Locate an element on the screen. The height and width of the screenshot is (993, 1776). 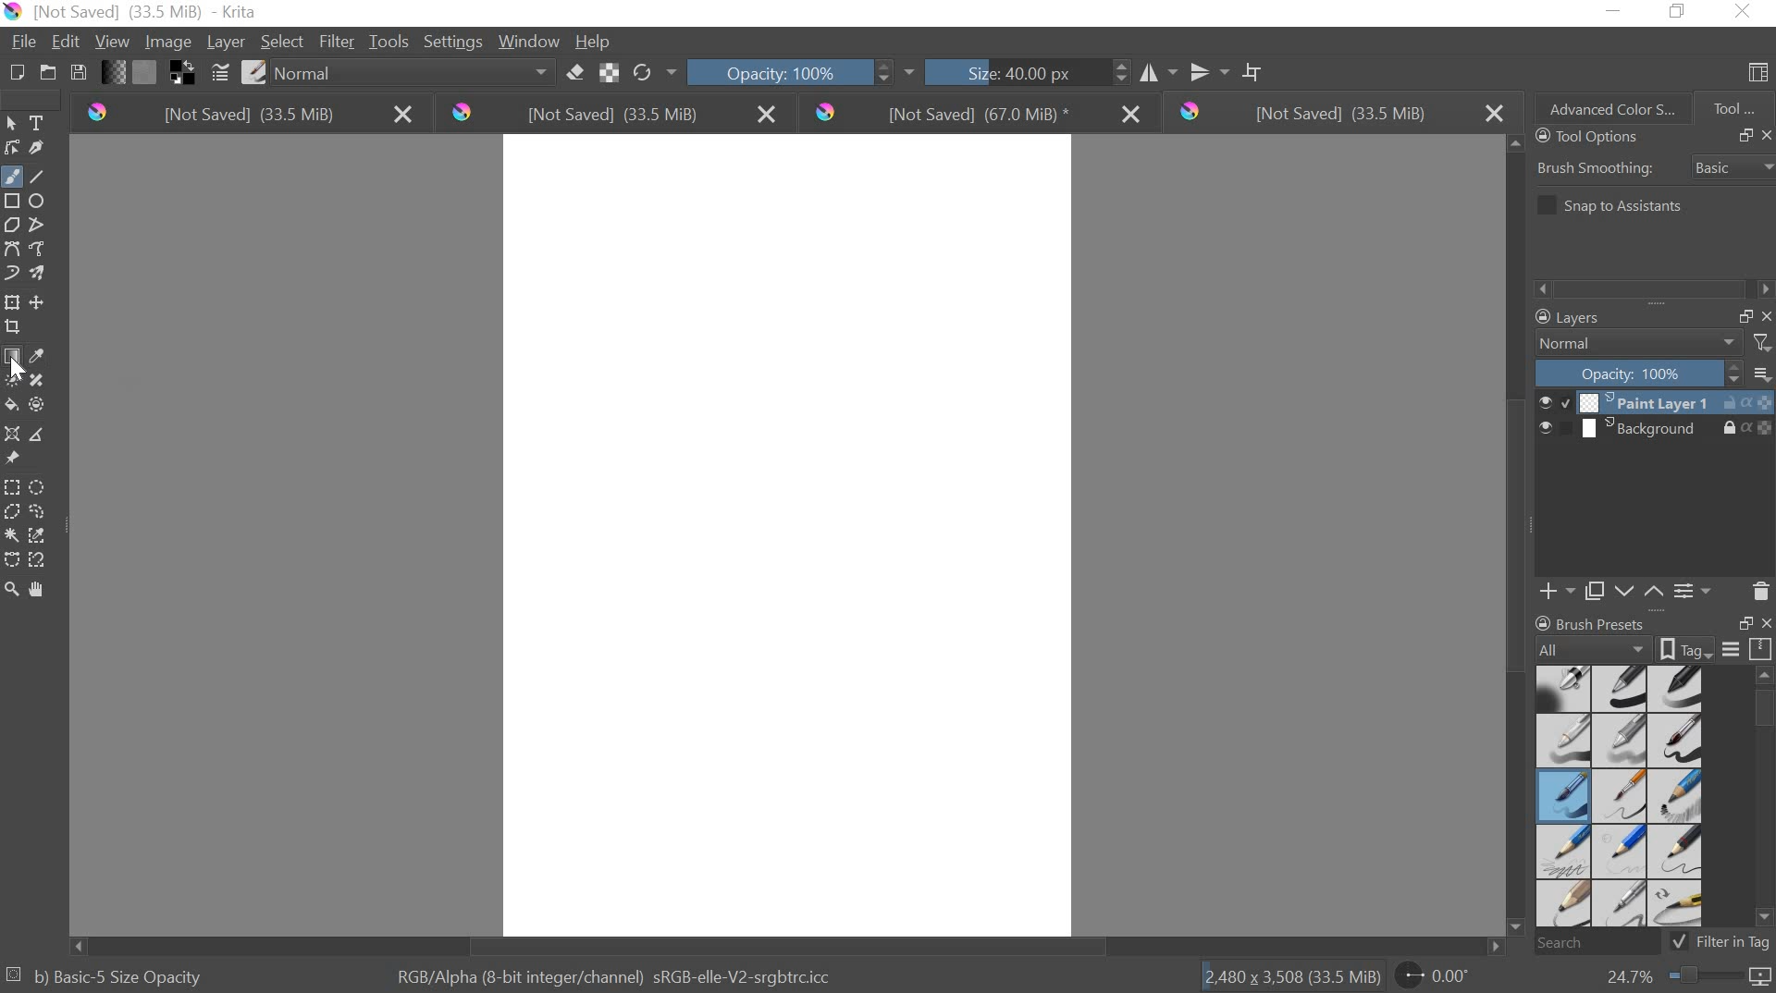
SCROLLBAR is located at coordinates (1650, 290).